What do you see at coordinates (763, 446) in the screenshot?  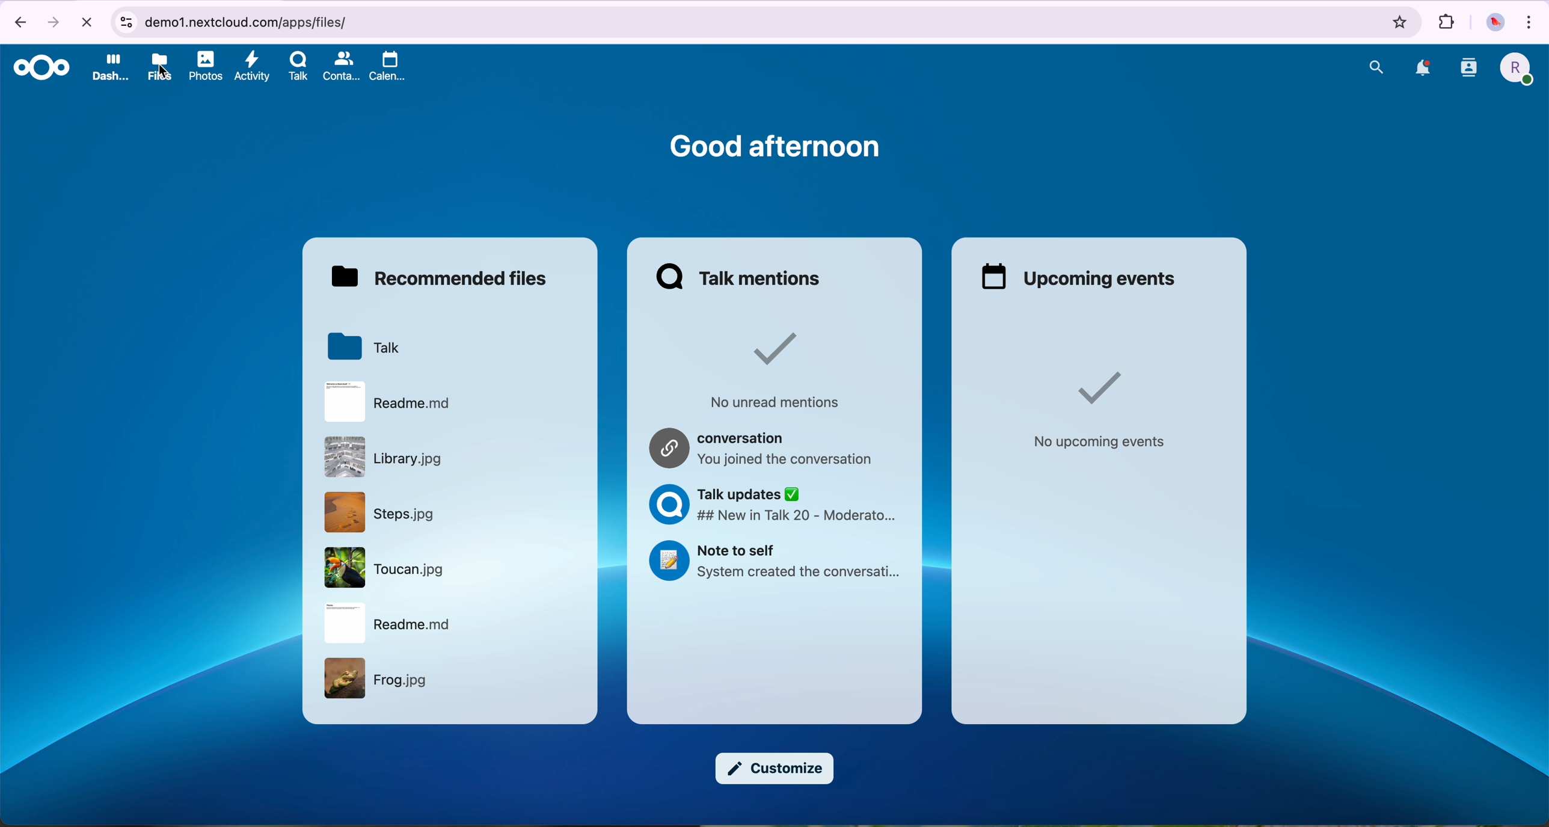 I see `conversation` at bounding box center [763, 446].